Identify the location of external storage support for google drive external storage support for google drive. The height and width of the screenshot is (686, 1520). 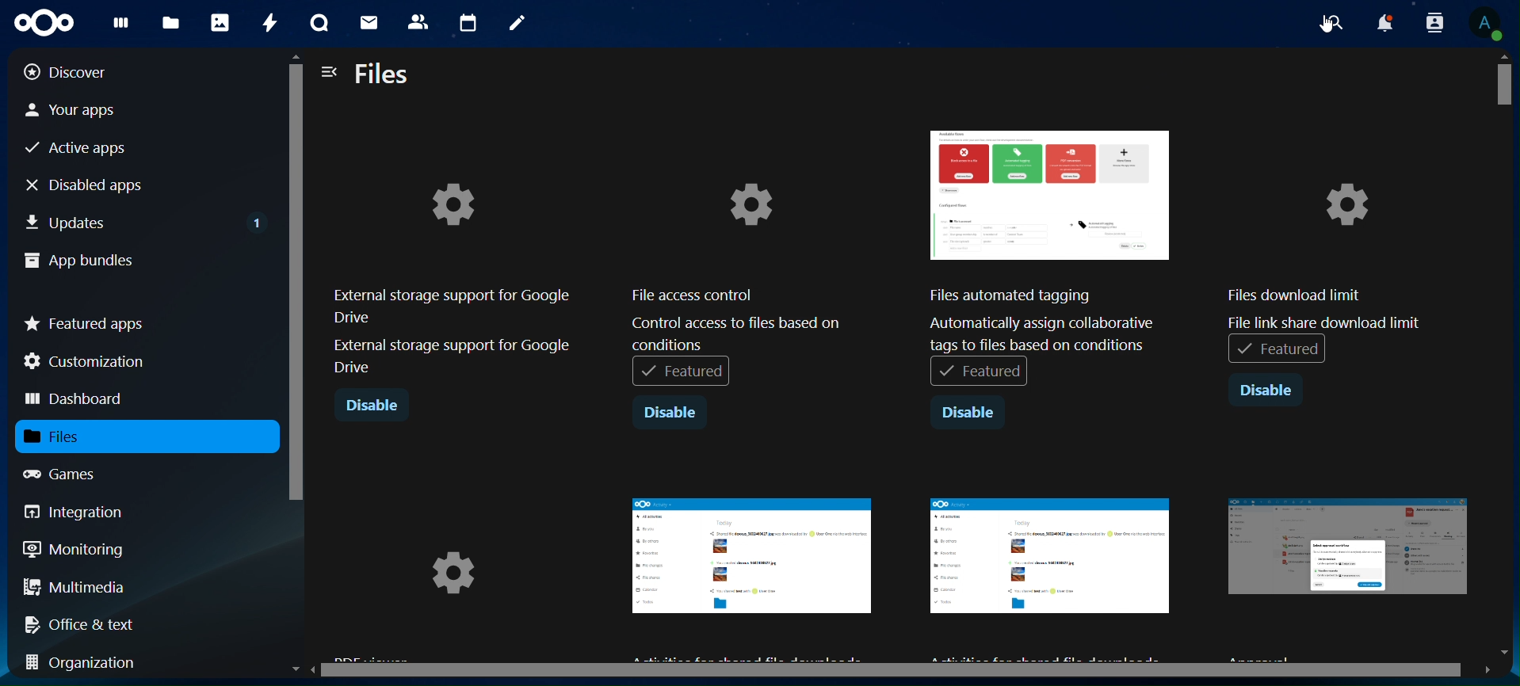
(449, 276).